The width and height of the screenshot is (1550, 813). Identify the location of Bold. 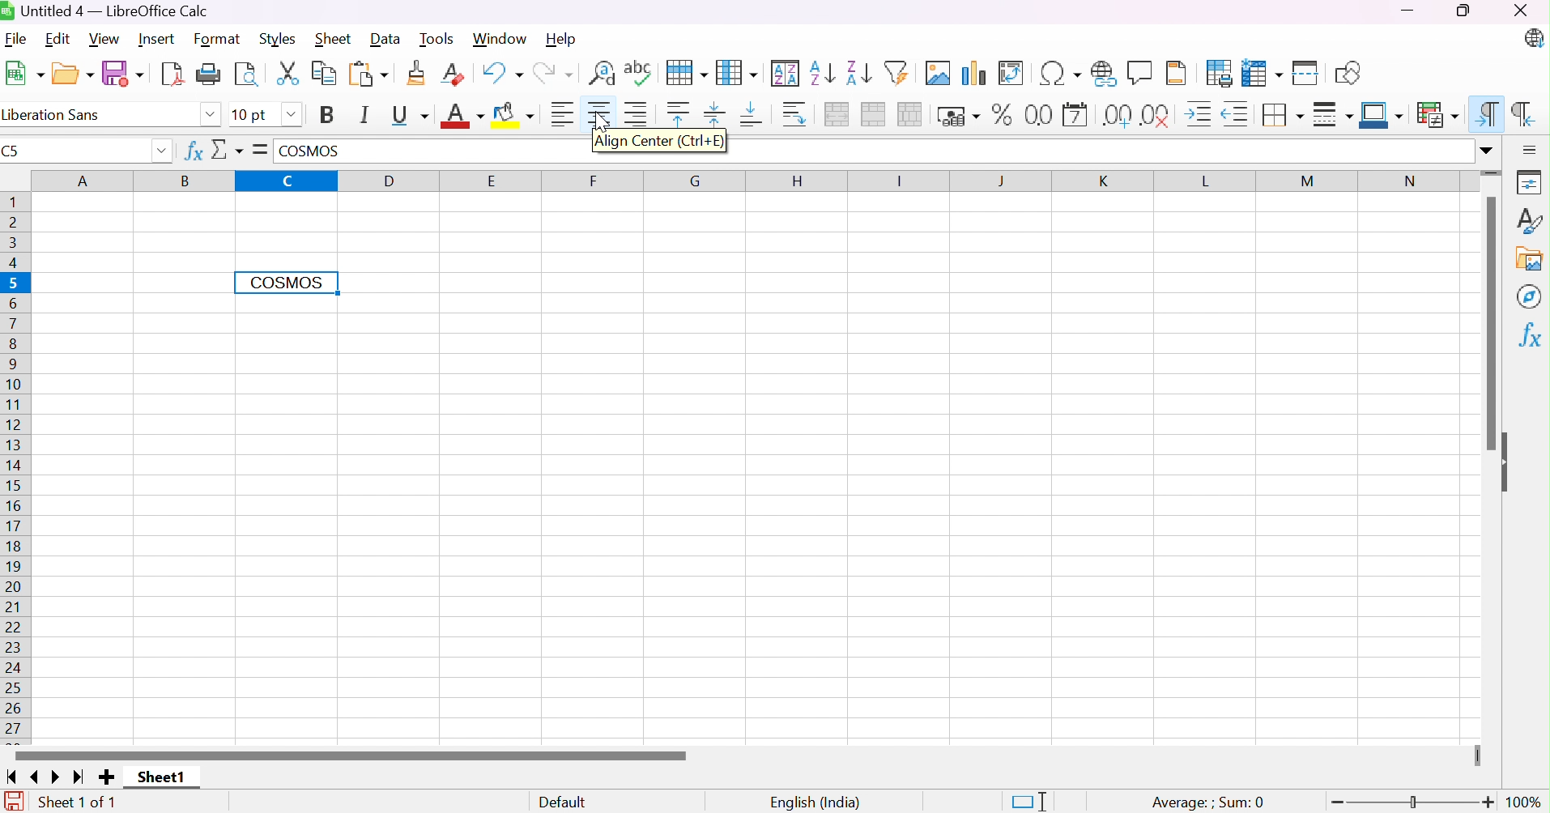
(327, 115).